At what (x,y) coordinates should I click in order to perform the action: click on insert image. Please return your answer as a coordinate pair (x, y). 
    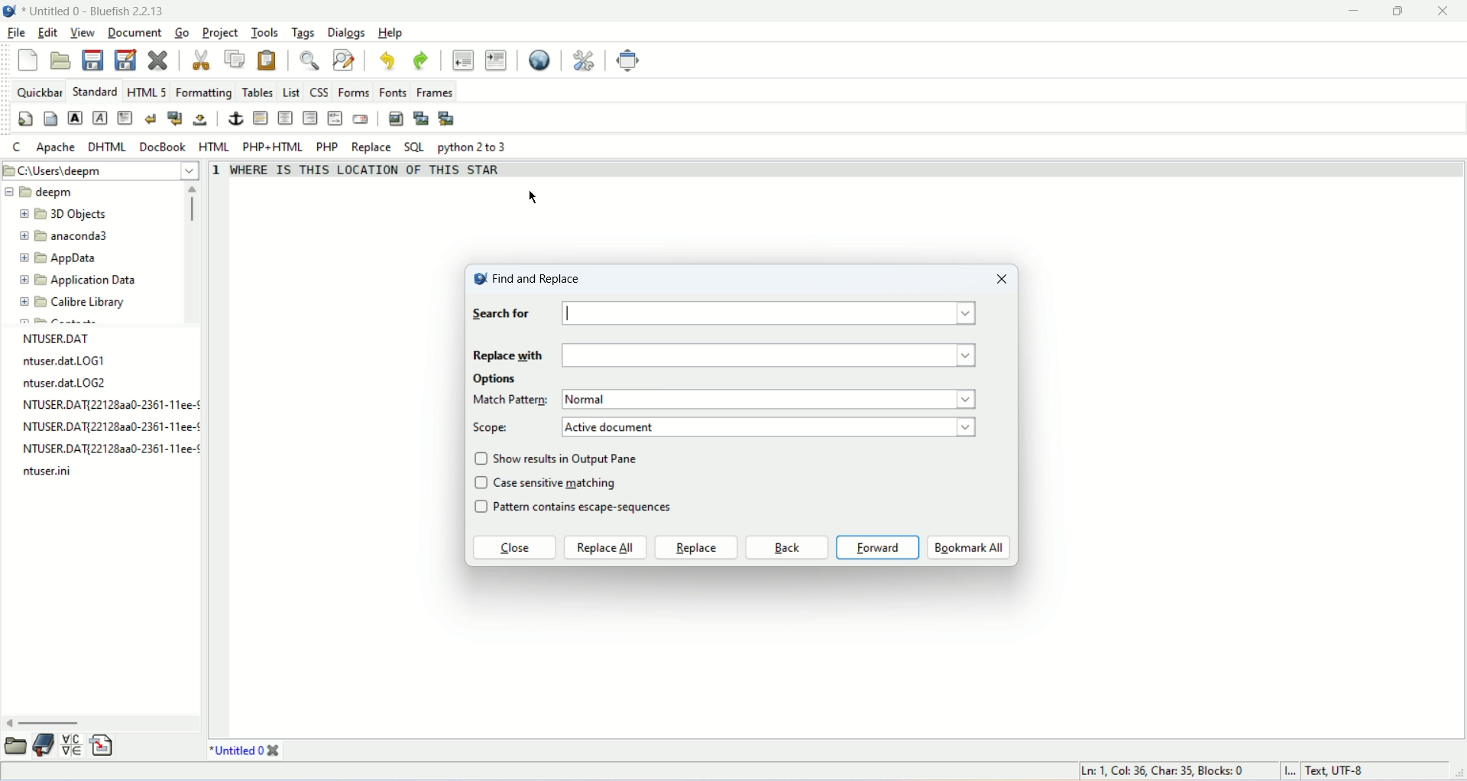
    Looking at the image, I should click on (393, 119).